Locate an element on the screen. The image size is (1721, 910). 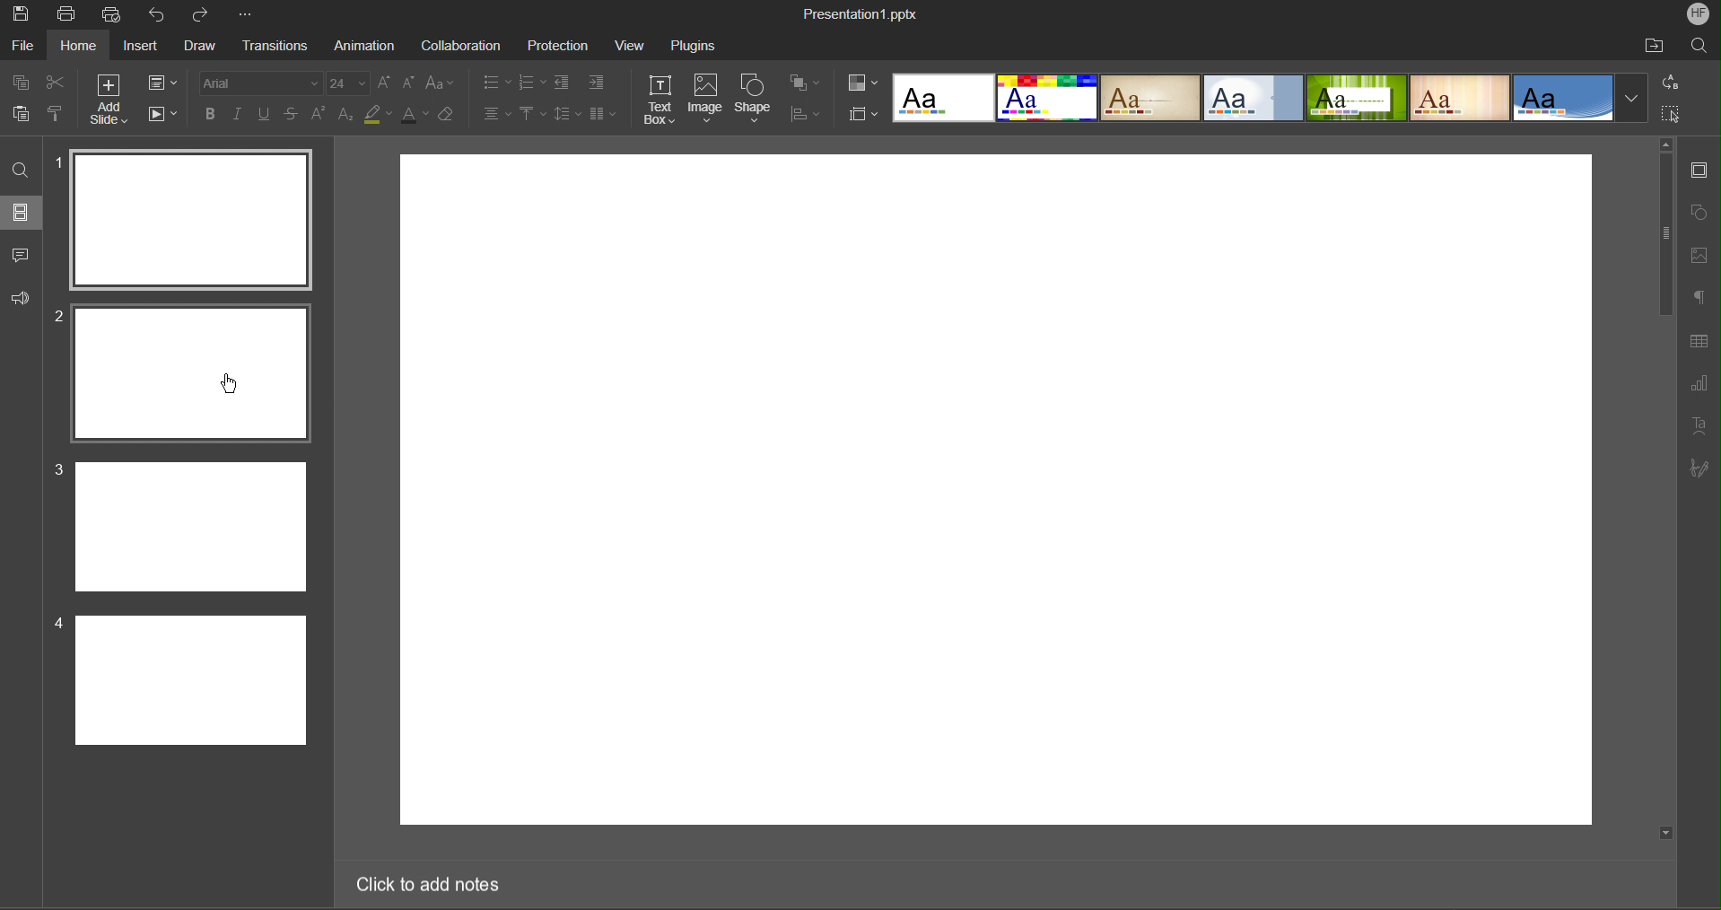
underline is located at coordinates (265, 112).